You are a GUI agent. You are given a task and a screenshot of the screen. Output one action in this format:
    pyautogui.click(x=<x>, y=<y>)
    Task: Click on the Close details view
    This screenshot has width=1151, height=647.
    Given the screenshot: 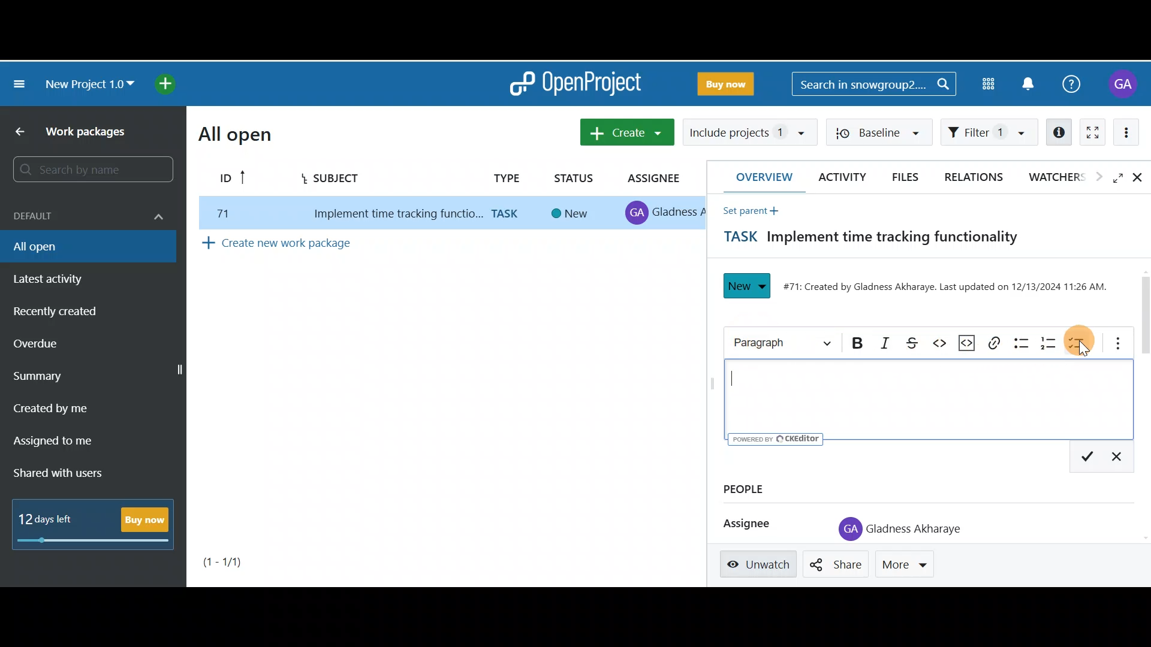 What is the action you would take?
    pyautogui.click(x=1140, y=179)
    